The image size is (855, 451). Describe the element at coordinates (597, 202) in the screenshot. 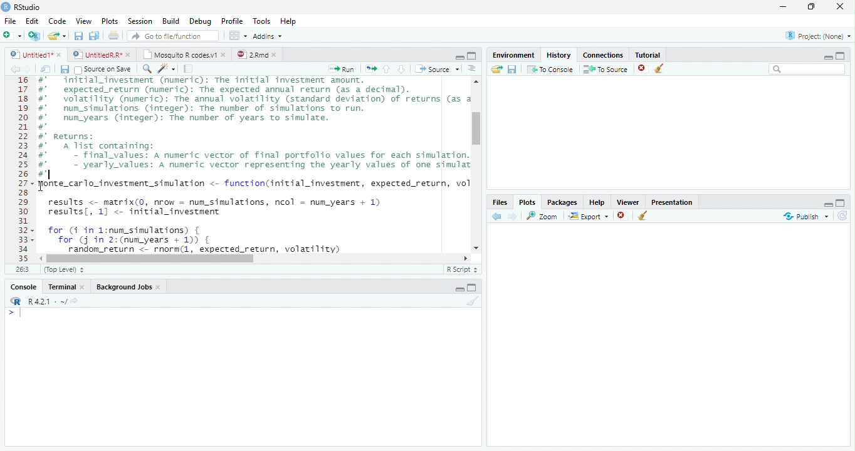

I see `Help` at that location.